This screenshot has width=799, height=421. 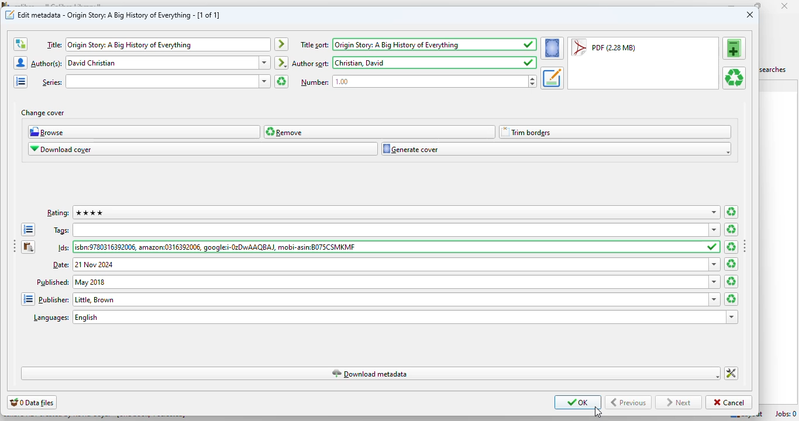 What do you see at coordinates (714, 213) in the screenshot?
I see `dropdown` at bounding box center [714, 213].